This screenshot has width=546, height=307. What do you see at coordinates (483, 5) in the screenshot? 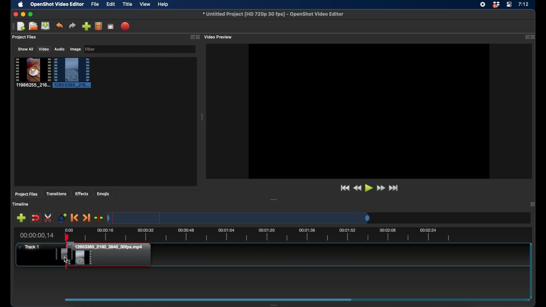
I see `screen recorder icon` at bounding box center [483, 5].